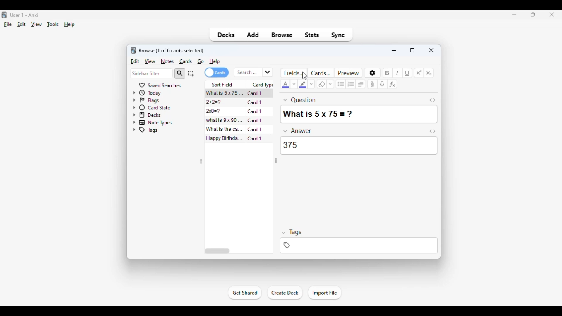 The image size is (562, 316). What do you see at coordinates (431, 50) in the screenshot?
I see `close` at bounding box center [431, 50].